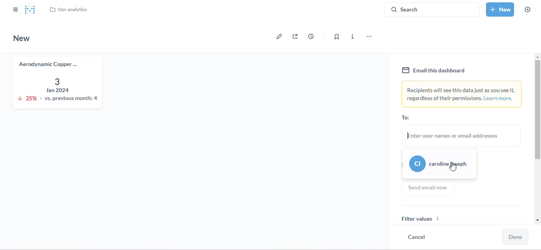 The width and height of the screenshot is (541, 250). Describe the element at coordinates (15, 9) in the screenshot. I see `close sidebar` at that location.